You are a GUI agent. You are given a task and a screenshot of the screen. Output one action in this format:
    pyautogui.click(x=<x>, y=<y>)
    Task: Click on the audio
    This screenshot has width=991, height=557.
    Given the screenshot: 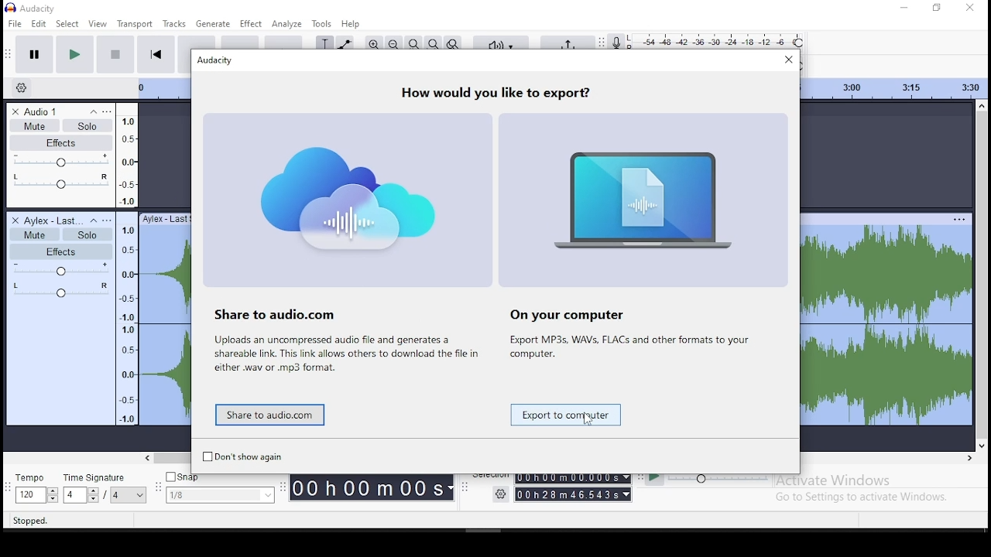 What is the action you would take?
    pyautogui.click(x=164, y=319)
    